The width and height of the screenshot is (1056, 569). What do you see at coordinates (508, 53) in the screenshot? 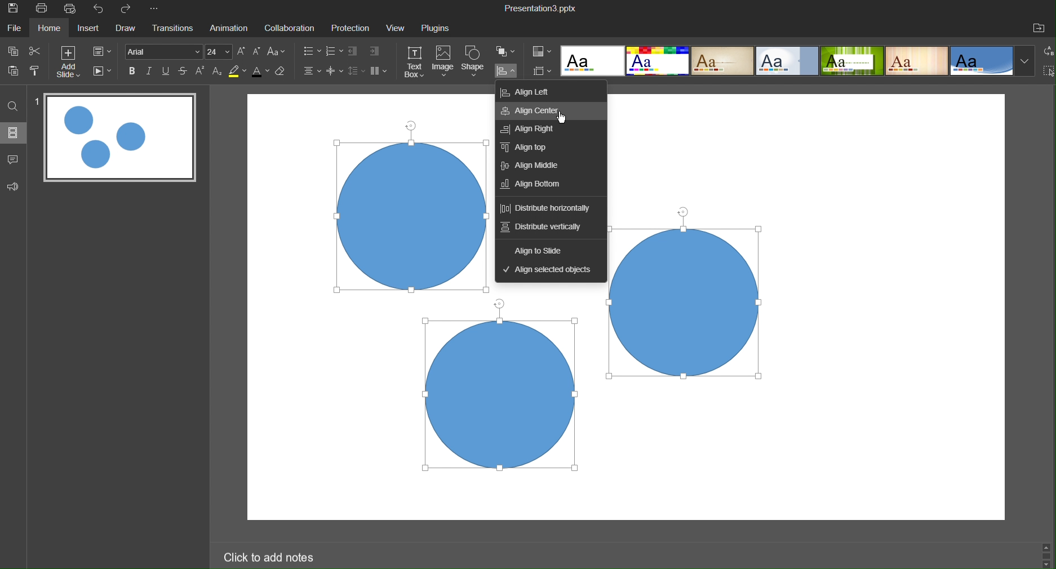
I see `Arrange` at bounding box center [508, 53].